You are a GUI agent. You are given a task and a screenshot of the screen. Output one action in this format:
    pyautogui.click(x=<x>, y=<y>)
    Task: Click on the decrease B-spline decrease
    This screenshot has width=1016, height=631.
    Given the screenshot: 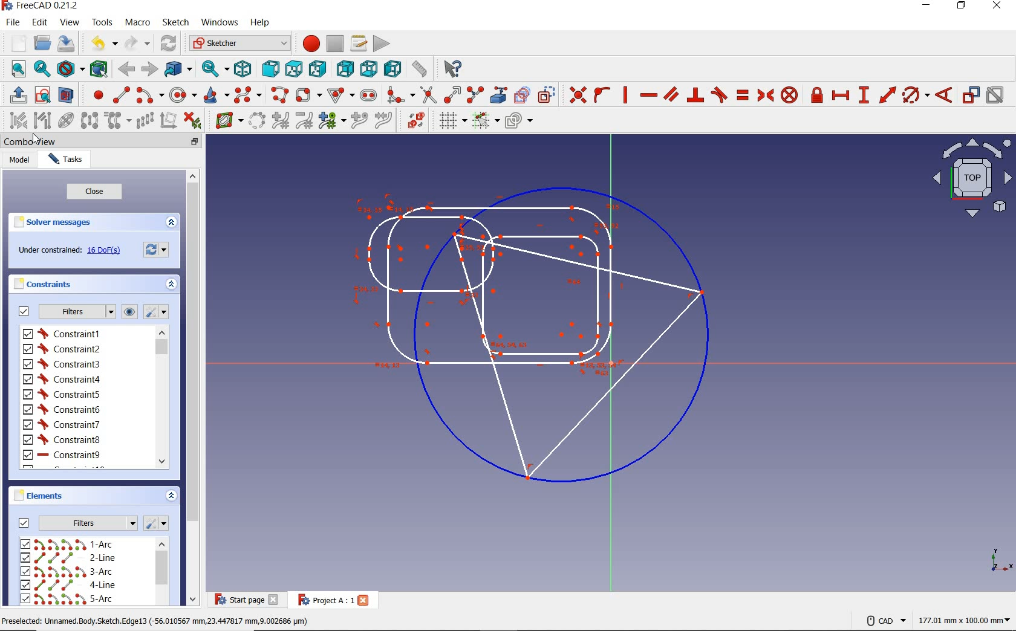 What is the action you would take?
    pyautogui.click(x=305, y=121)
    